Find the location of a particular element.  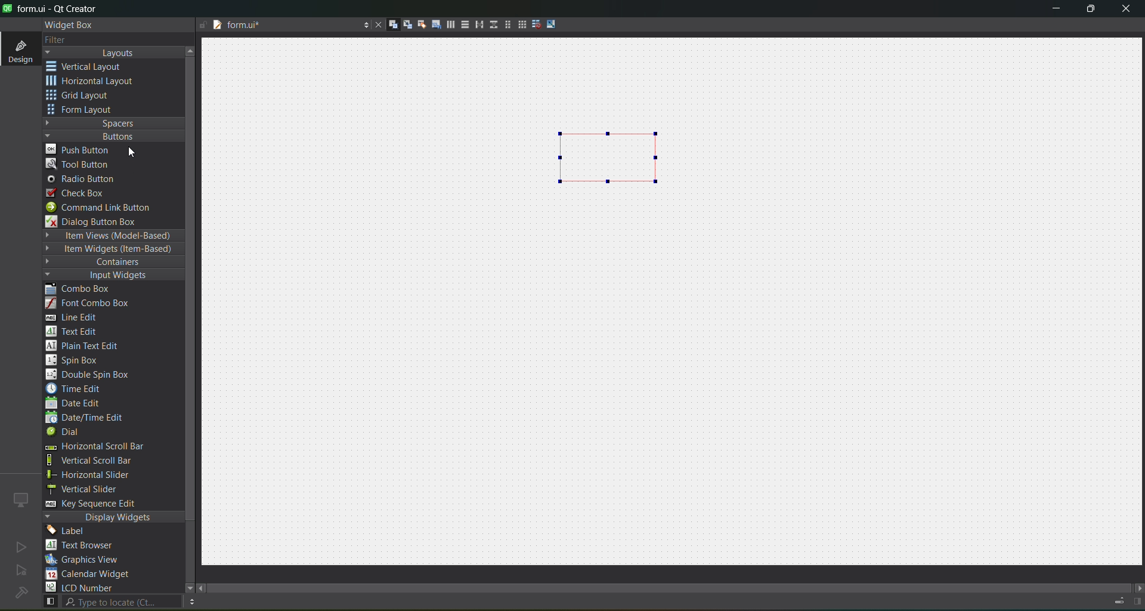

item widgets is located at coordinates (111, 249).